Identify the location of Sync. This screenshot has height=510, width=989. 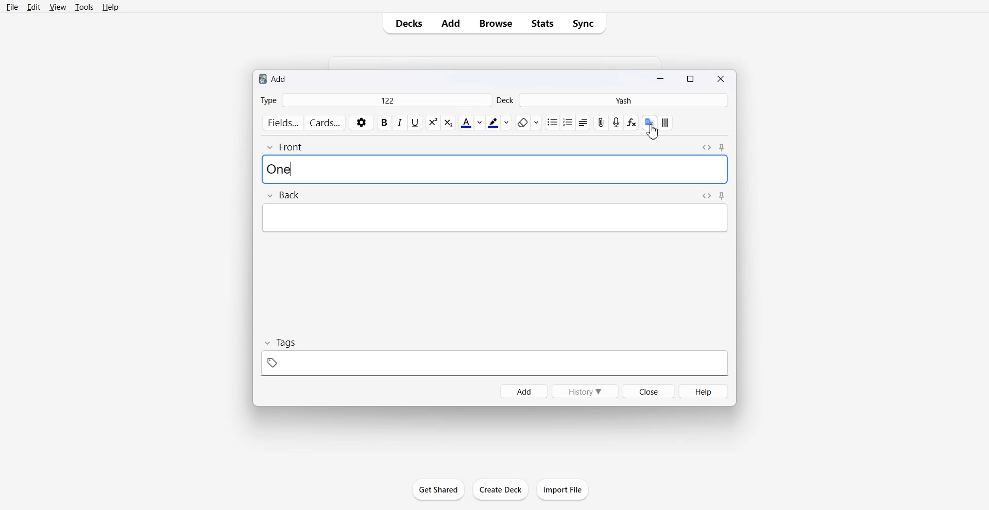
(586, 23).